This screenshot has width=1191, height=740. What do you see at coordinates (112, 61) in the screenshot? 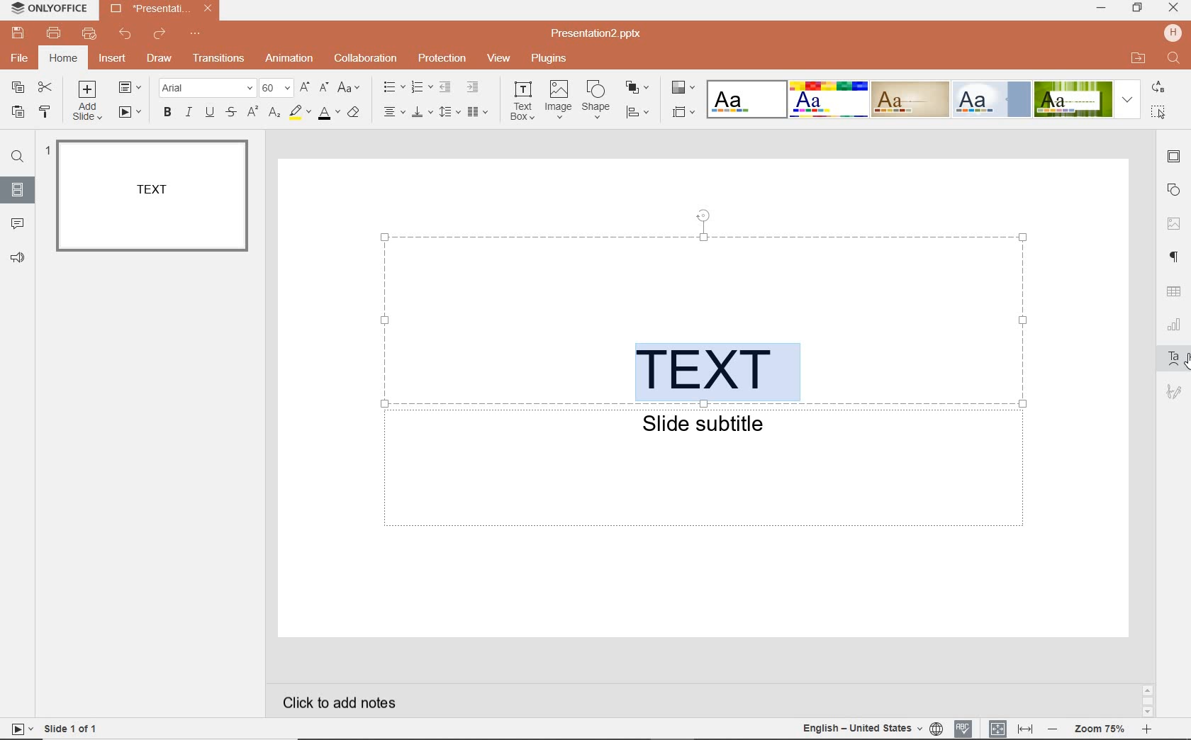
I see `INSERT` at bounding box center [112, 61].